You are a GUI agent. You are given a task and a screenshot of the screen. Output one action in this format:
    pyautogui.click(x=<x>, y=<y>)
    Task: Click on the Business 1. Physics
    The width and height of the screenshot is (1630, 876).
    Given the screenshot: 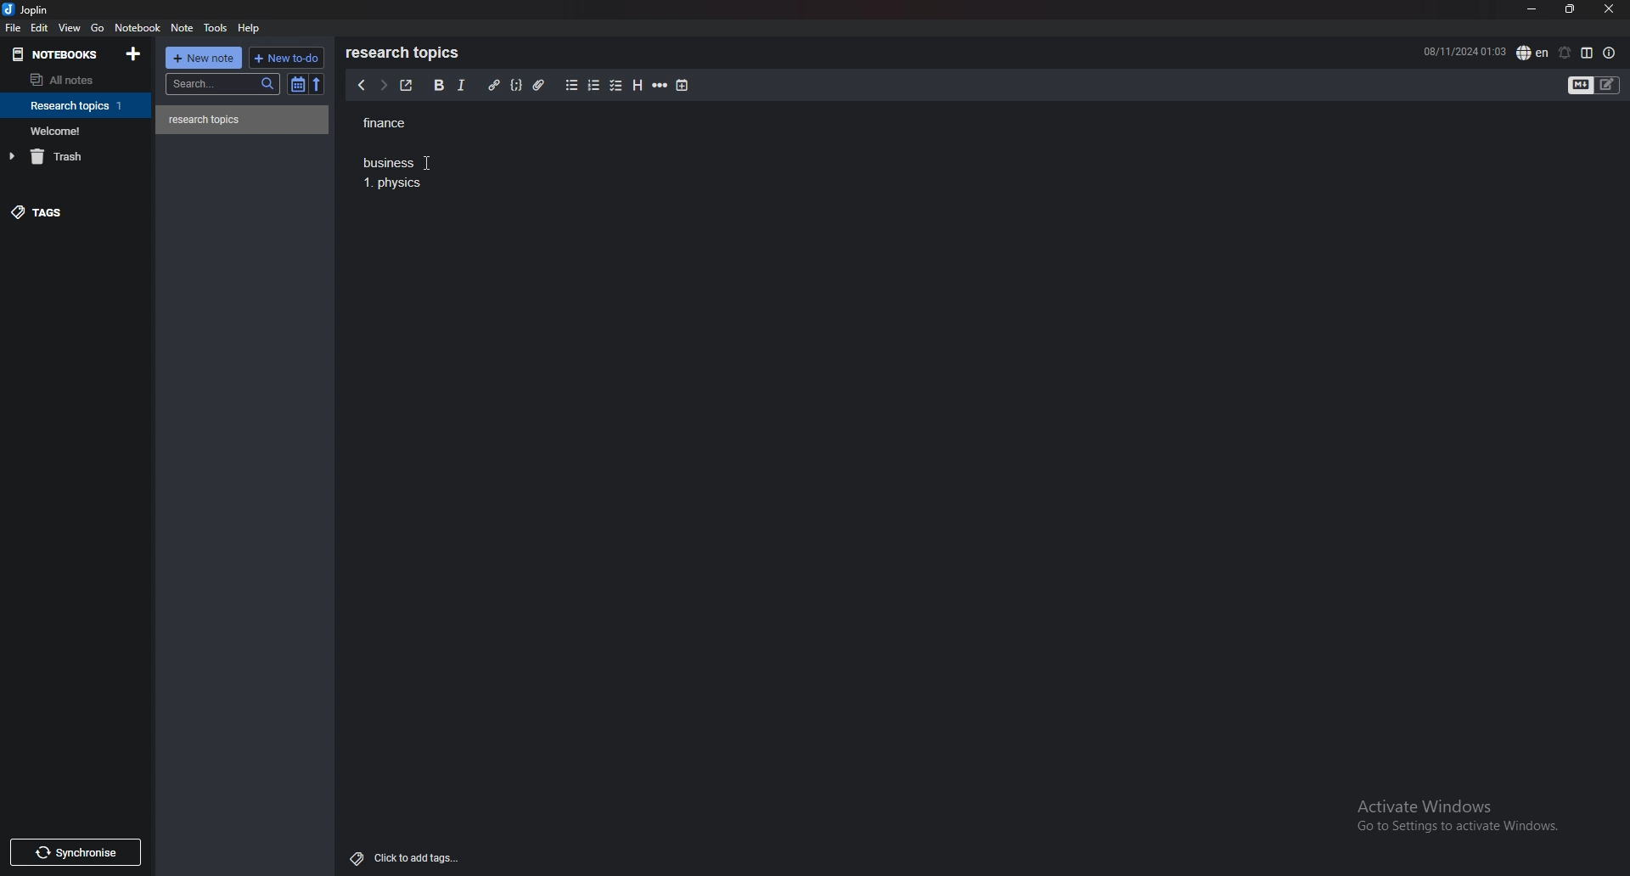 What is the action you would take?
    pyautogui.click(x=394, y=177)
    